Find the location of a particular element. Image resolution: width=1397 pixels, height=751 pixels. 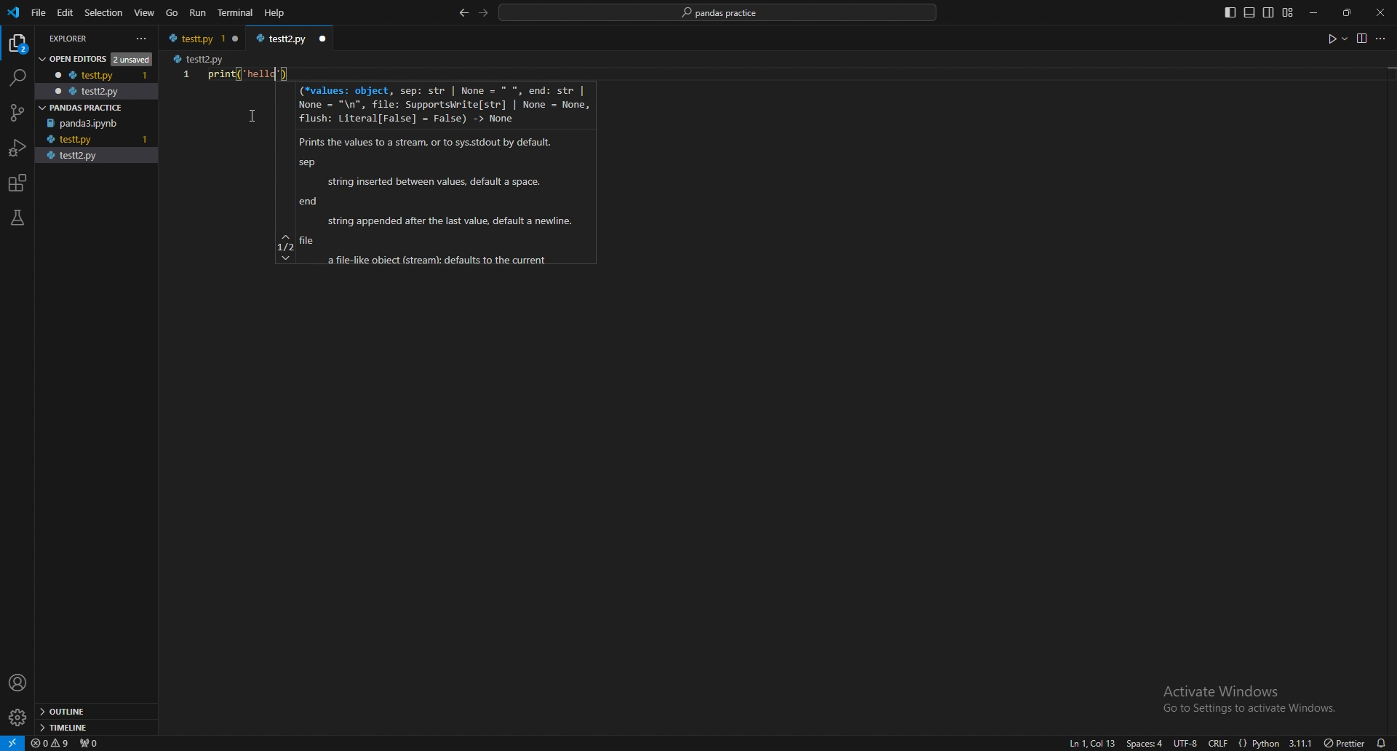

profile is located at coordinates (18, 683).